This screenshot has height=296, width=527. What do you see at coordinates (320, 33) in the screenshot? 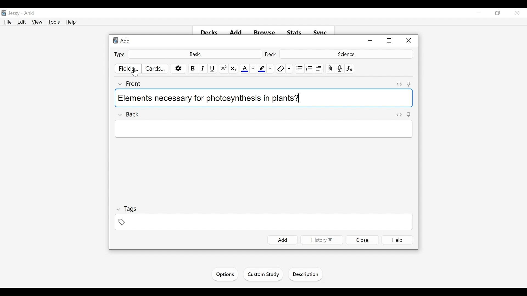
I see `Sync` at bounding box center [320, 33].